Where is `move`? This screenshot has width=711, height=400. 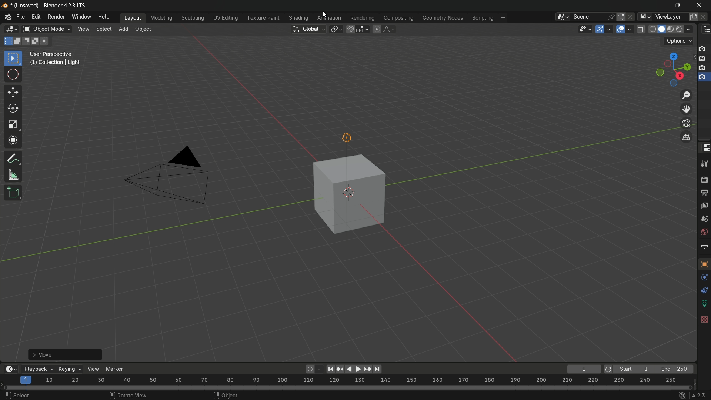 move is located at coordinates (64, 353).